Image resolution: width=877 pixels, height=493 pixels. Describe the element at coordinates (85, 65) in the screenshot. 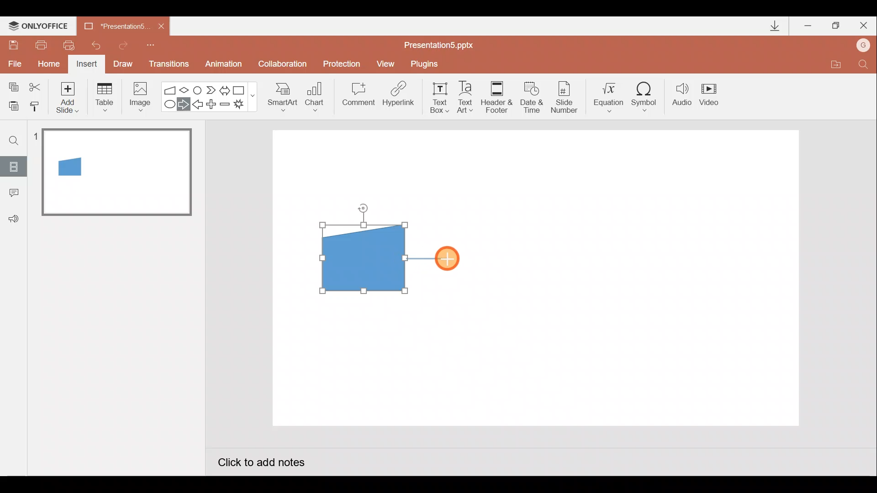

I see `Insert` at that location.